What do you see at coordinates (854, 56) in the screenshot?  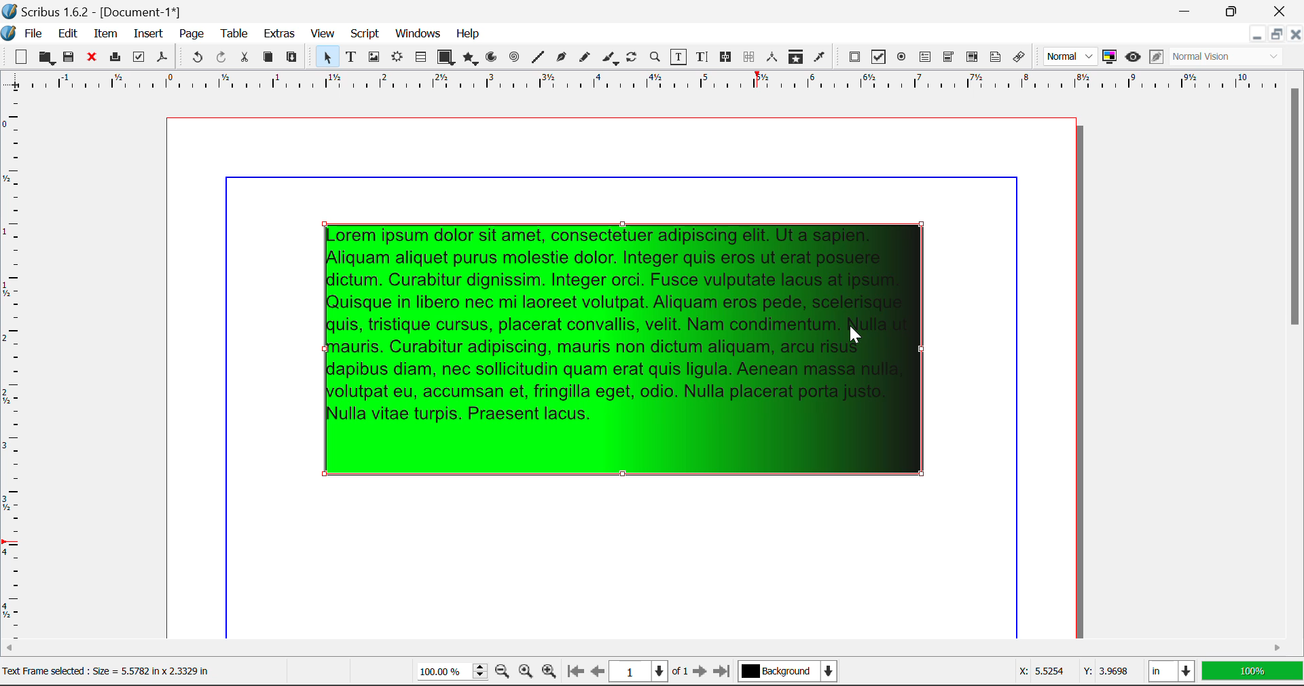 I see `PDF Push Button` at bounding box center [854, 56].